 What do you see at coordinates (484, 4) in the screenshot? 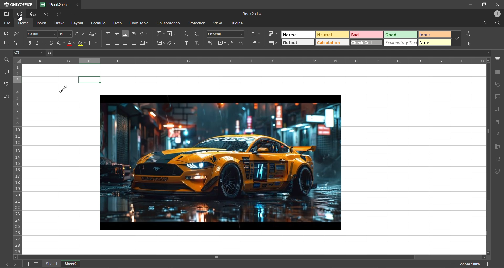
I see `maximize` at bounding box center [484, 4].